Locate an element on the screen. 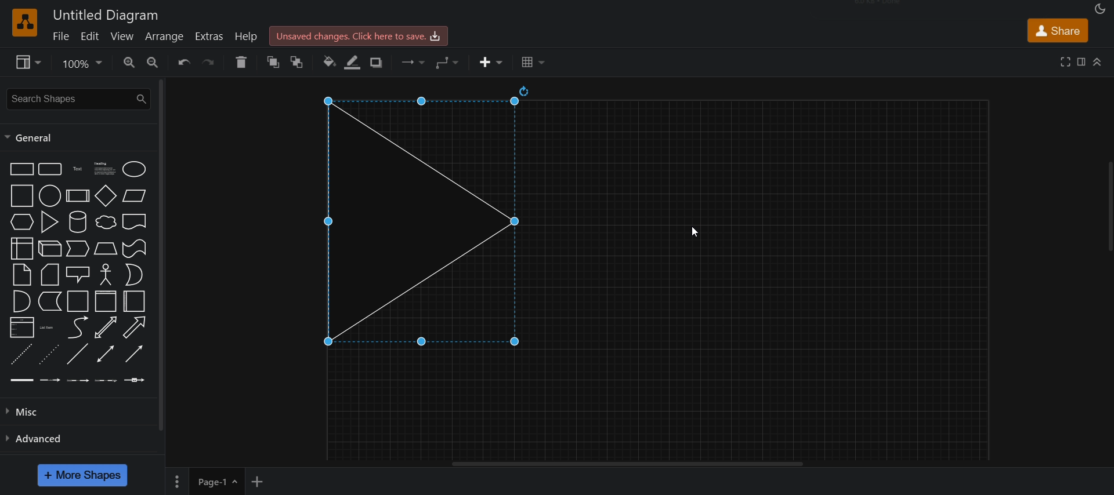 The width and height of the screenshot is (1114, 495). horizontal scroll bar is located at coordinates (632, 464).